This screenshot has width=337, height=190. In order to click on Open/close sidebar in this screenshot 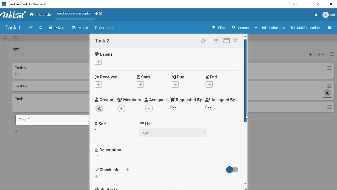, I will do `click(330, 28)`.